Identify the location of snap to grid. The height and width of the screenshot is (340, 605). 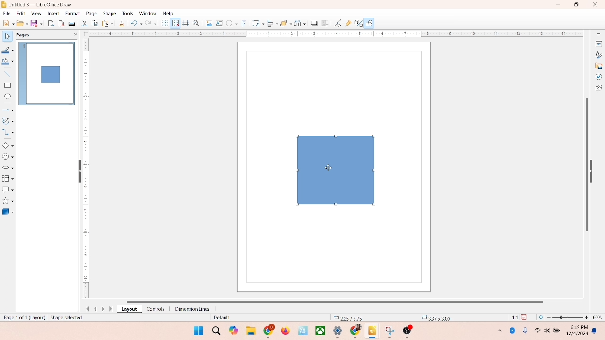
(174, 23).